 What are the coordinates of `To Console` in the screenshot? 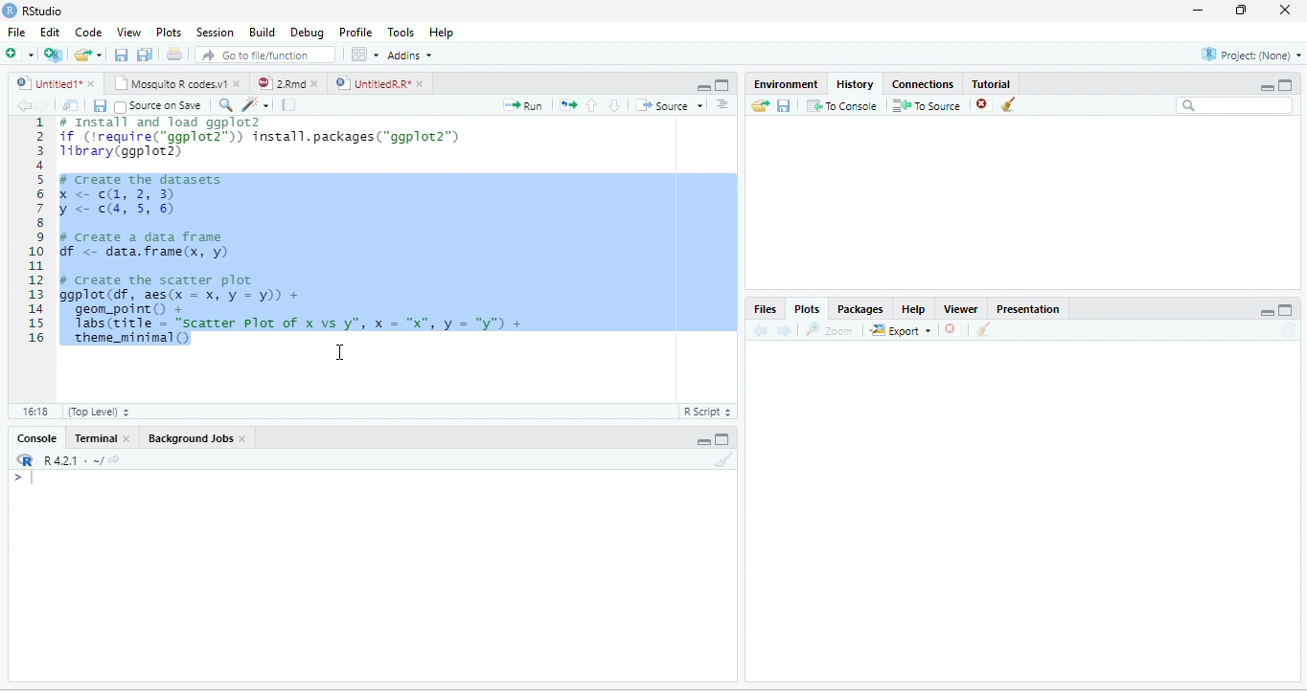 It's located at (842, 106).